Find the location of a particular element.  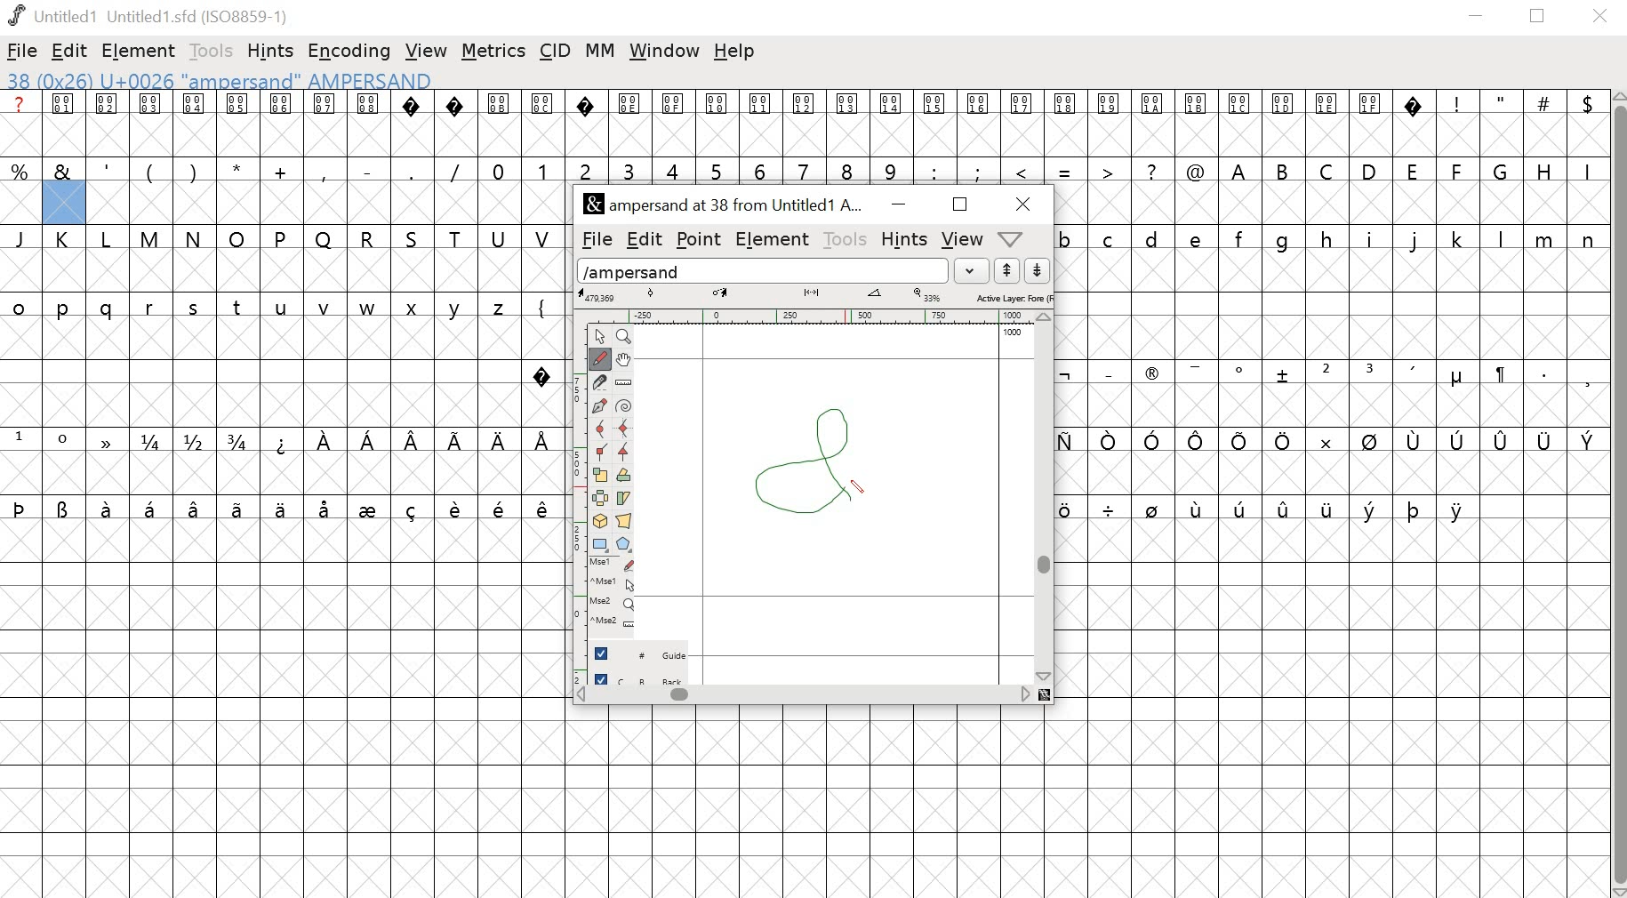

0006 is located at coordinates (282, 124).